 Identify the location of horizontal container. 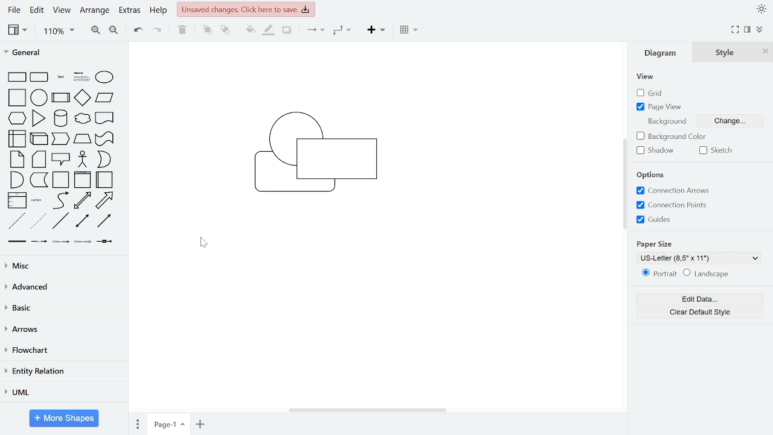
(104, 180).